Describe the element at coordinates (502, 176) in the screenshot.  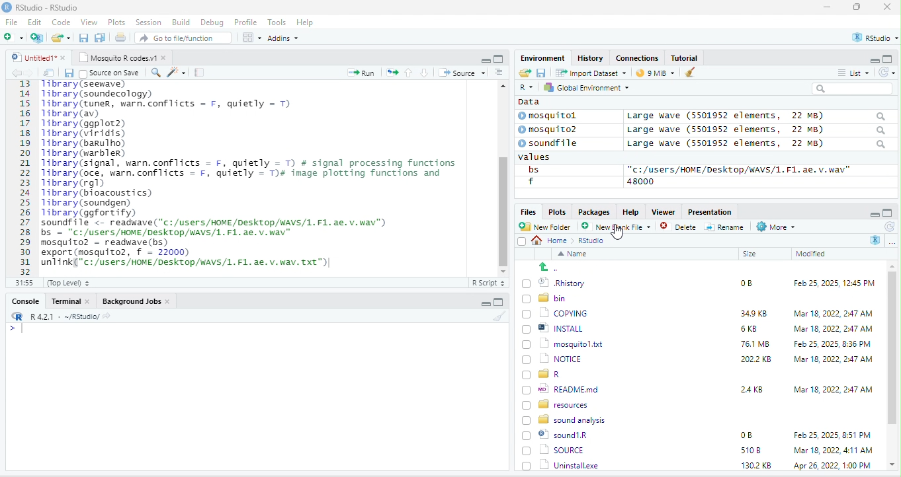
I see `scroll bar` at that location.